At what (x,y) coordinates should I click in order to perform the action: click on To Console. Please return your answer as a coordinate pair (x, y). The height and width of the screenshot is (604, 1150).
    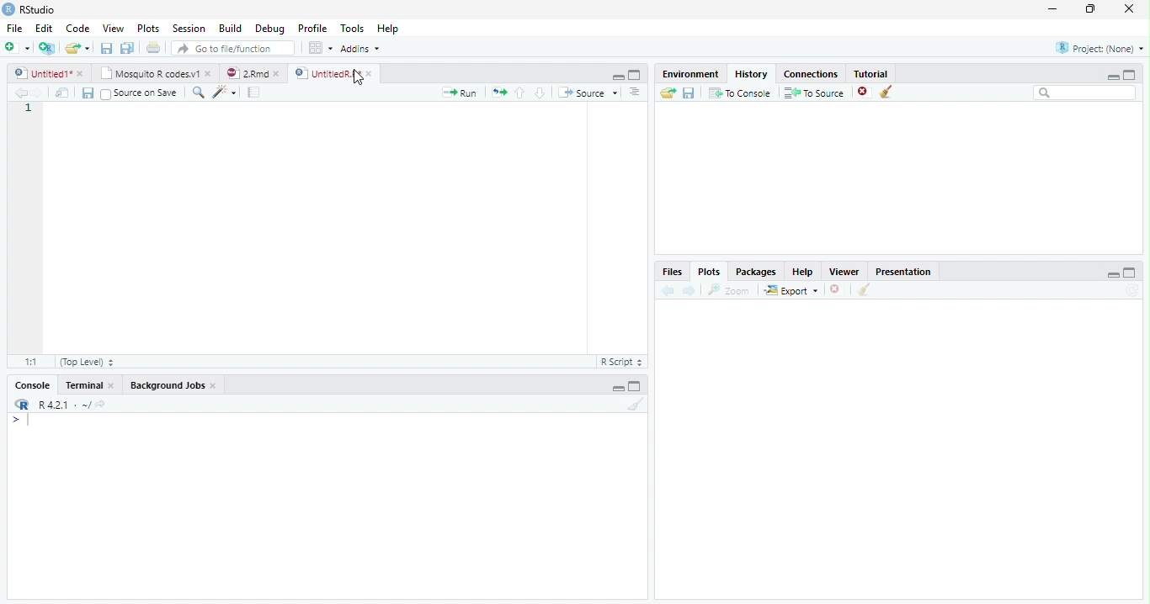
    Looking at the image, I should click on (740, 93).